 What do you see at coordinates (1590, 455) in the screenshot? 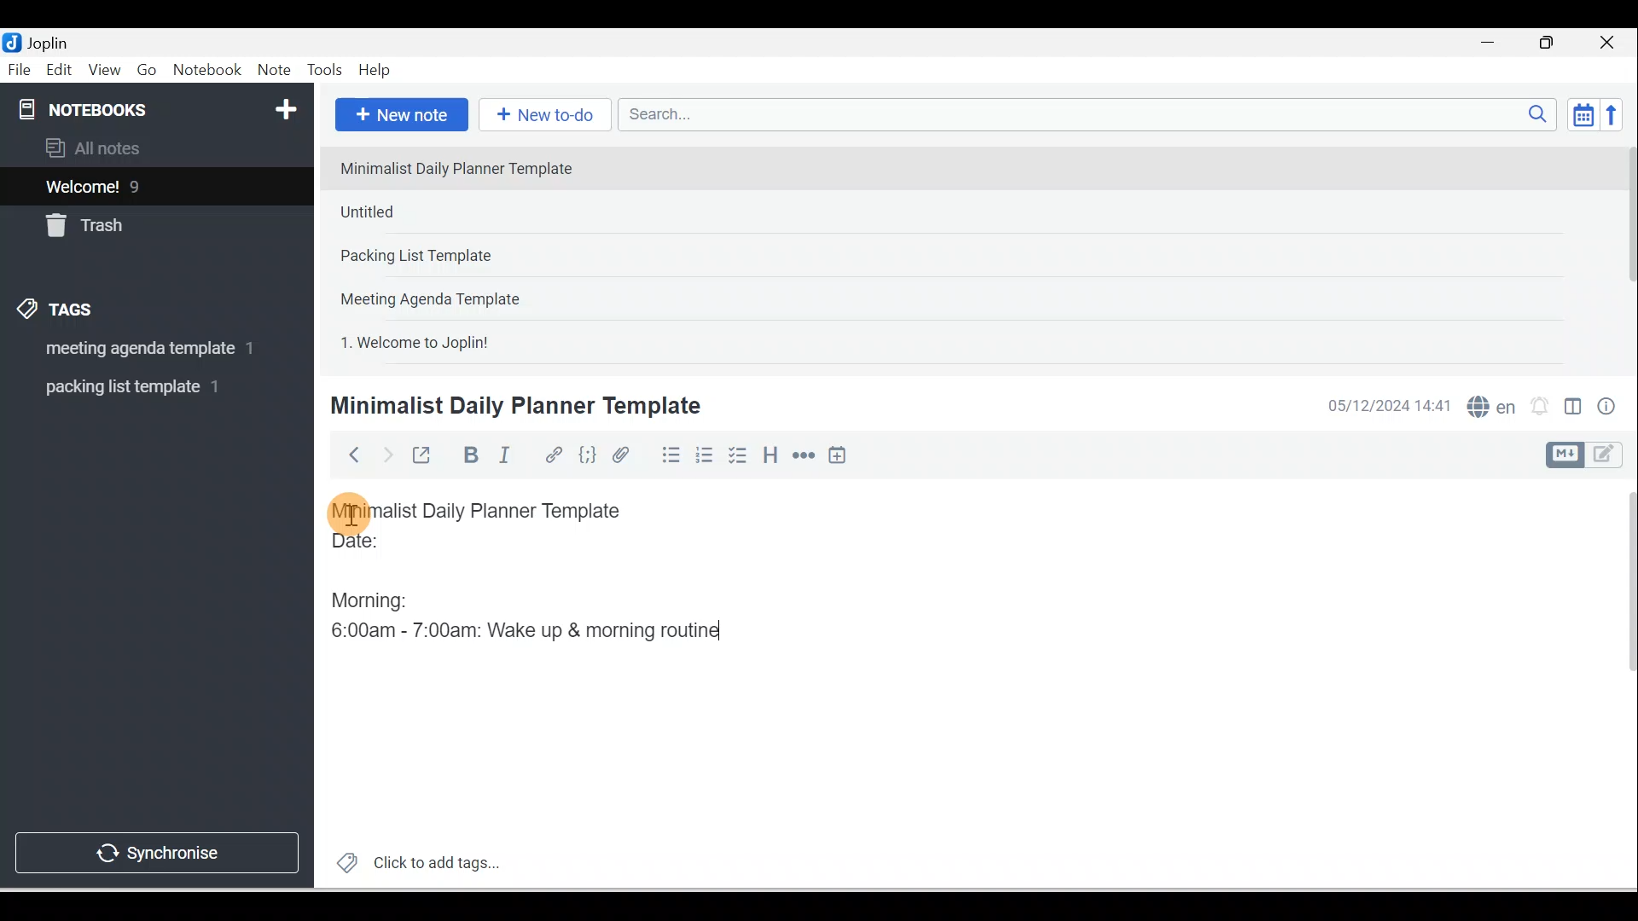
I see `Toggle editor layout` at bounding box center [1590, 455].